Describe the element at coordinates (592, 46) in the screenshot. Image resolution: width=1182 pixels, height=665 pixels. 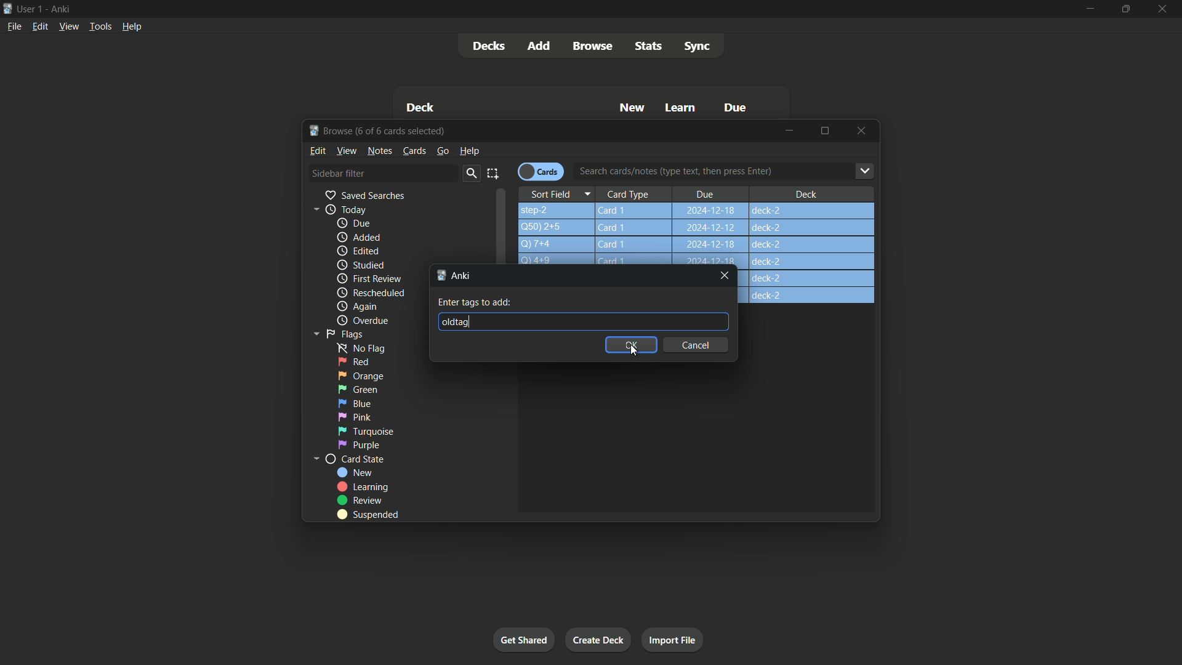
I see `Browse` at that location.